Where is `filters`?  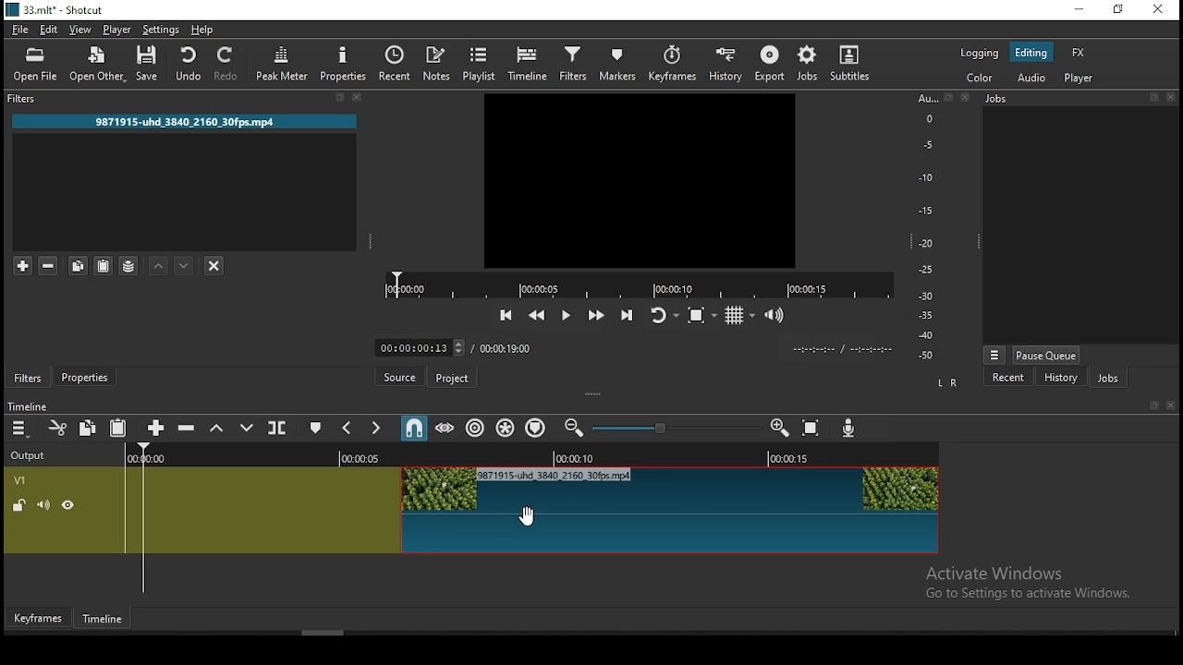
filters is located at coordinates (572, 65).